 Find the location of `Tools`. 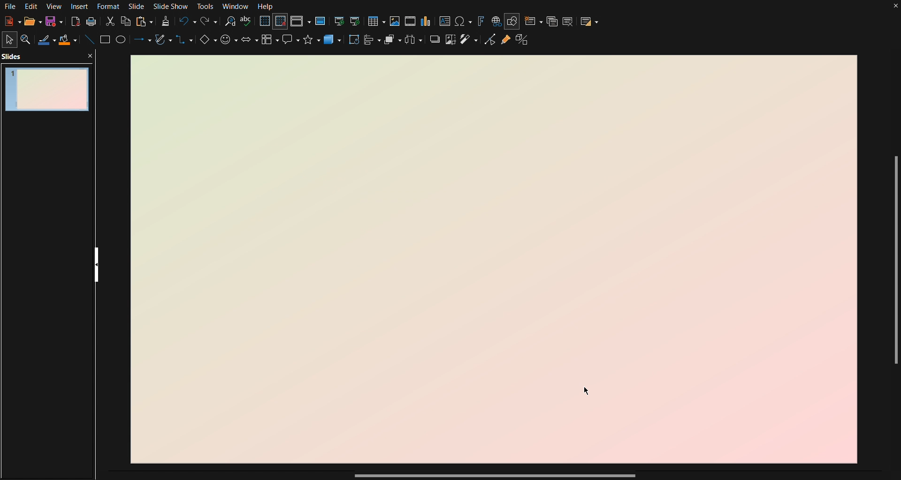

Tools is located at coordinates (206, 7).